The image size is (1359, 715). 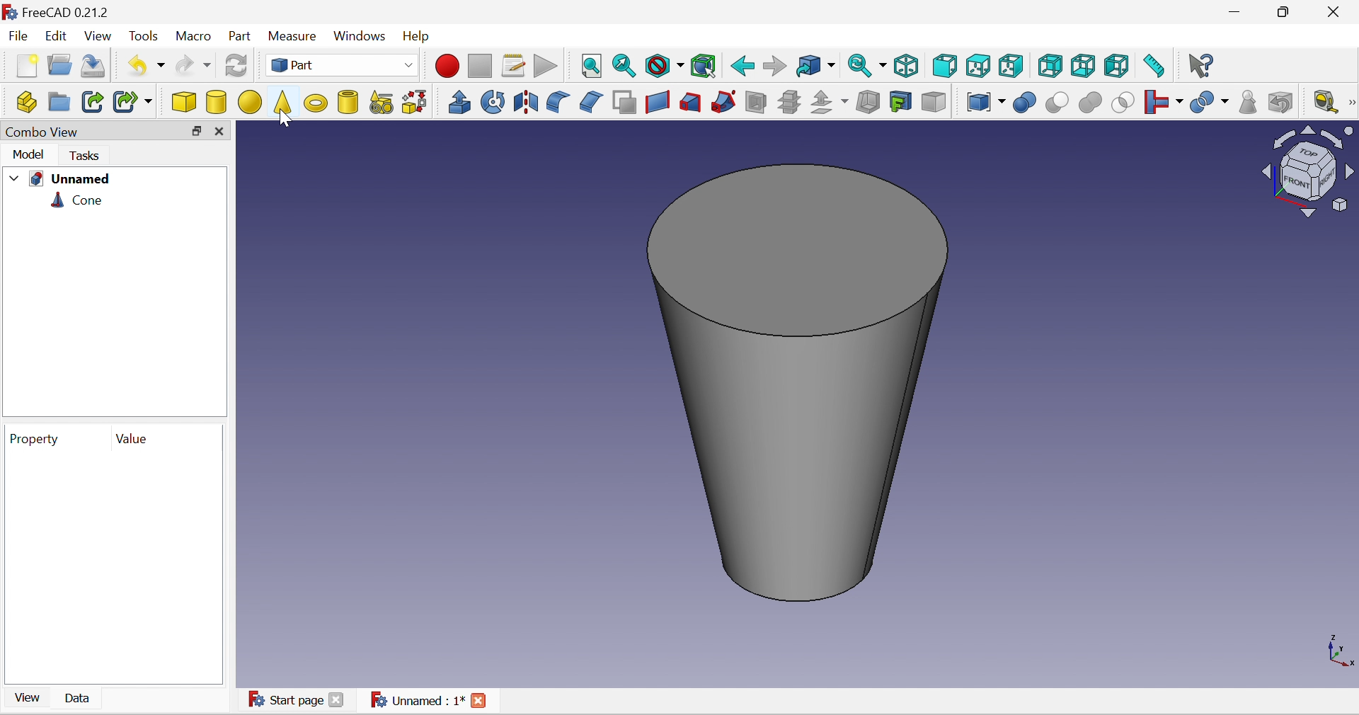 What do you see at coordinates (556, 102) in the screenshot?
I see `Fillet` at bounding box center [556, 102].